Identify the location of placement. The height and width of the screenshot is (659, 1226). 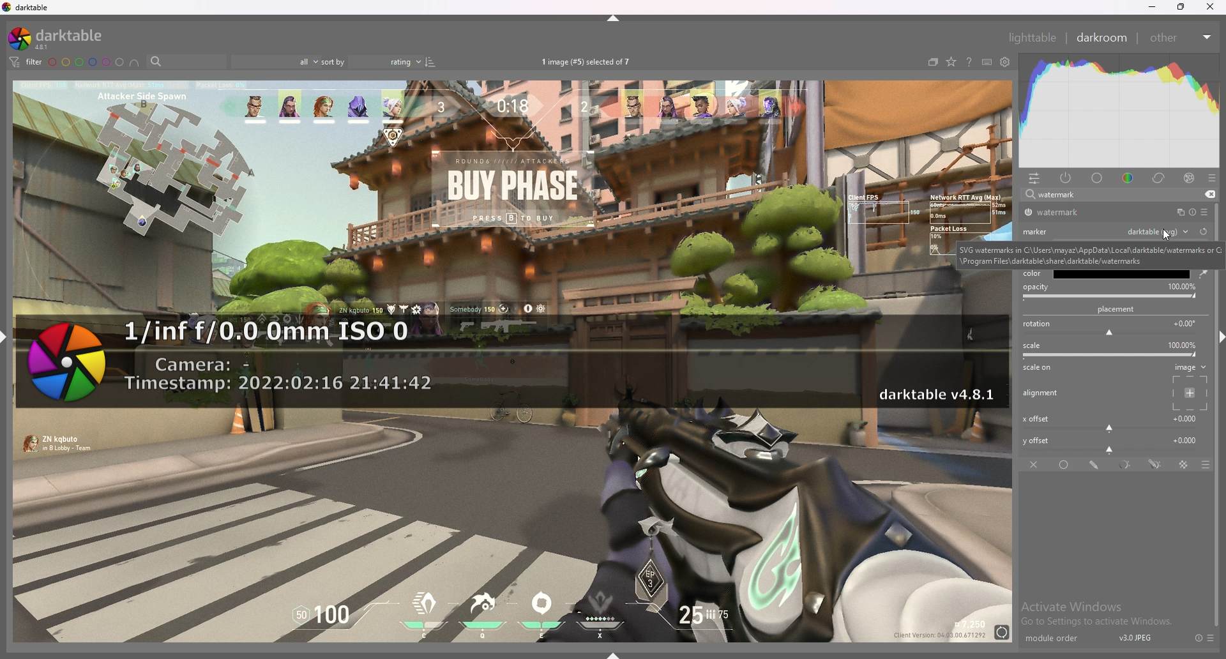
(1119, 309).